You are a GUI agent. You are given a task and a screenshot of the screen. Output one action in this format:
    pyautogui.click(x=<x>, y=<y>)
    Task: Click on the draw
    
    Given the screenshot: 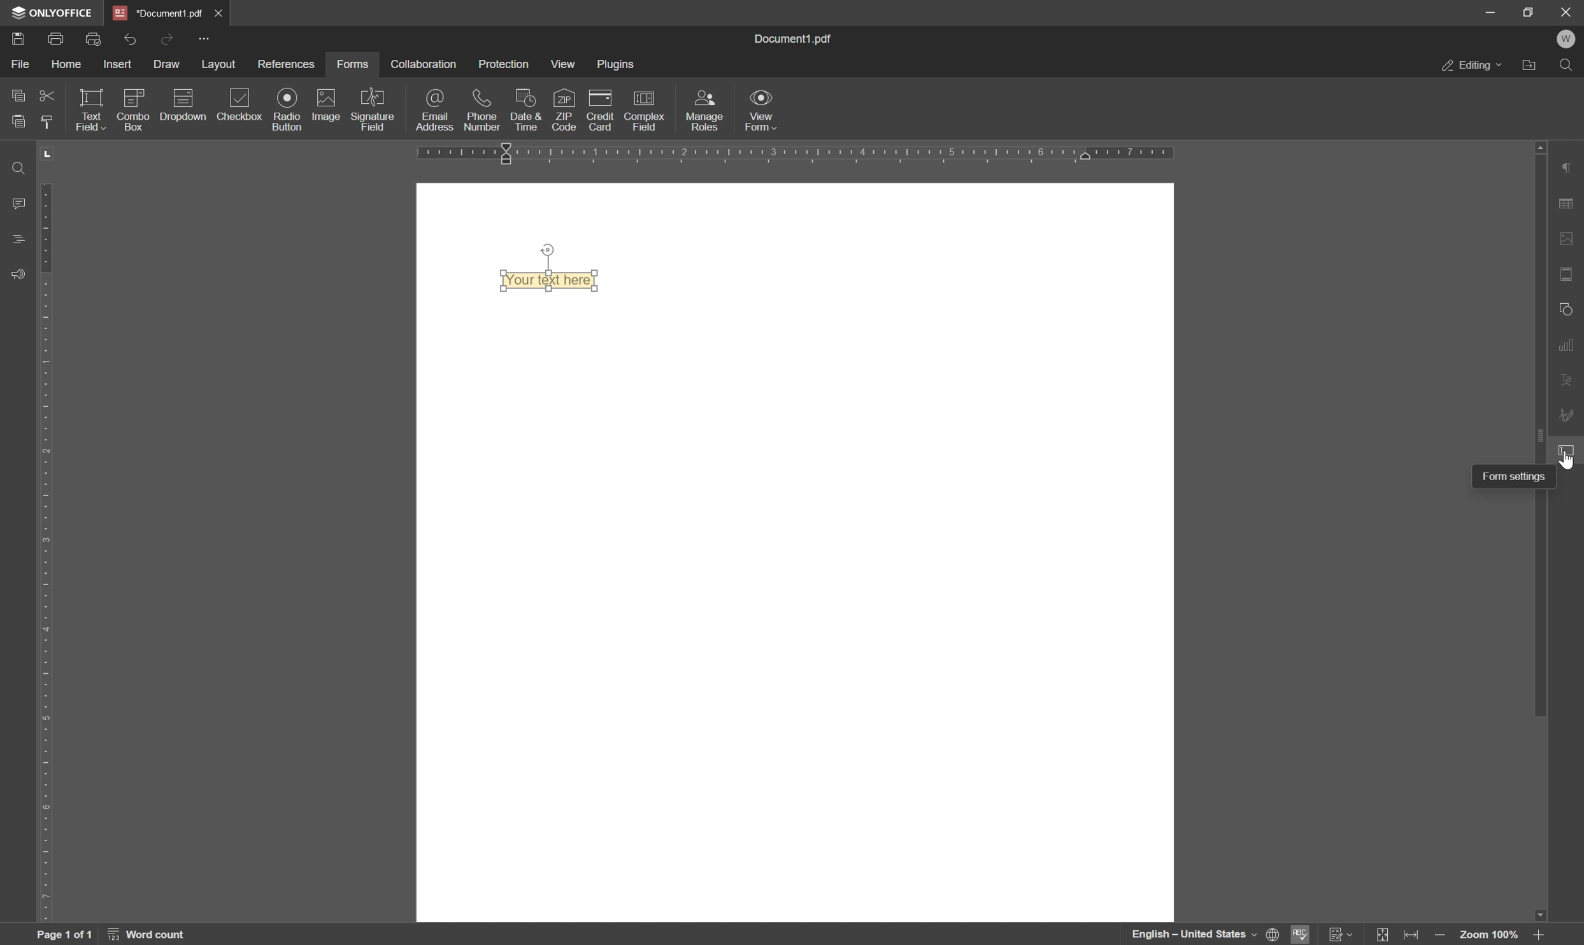 What is the action you would take?
    pyautogui.click(x=167, y=62)
    